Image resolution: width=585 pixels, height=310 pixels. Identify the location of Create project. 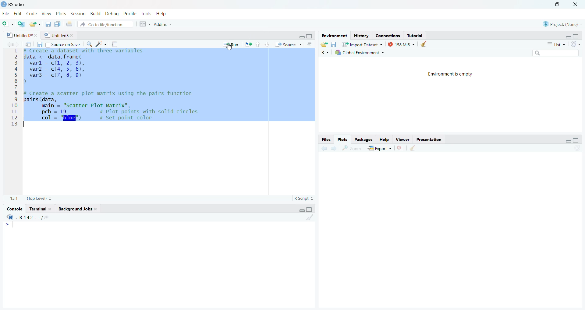
(22, 24).